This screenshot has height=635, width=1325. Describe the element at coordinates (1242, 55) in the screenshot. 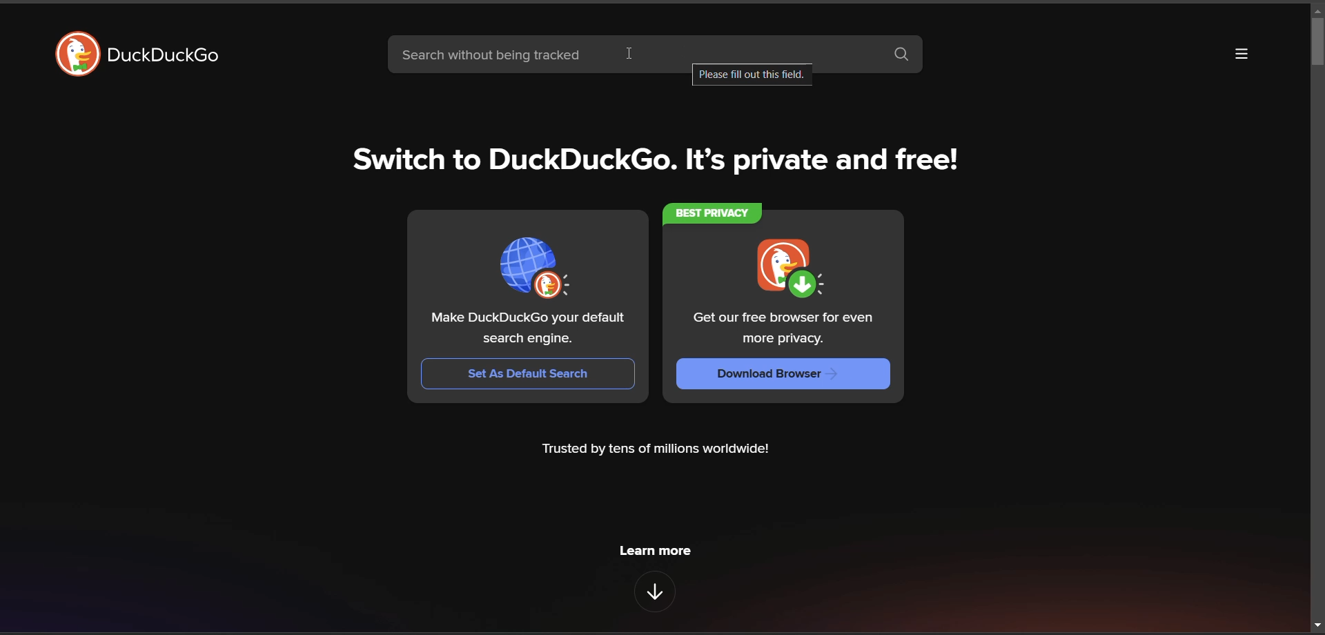

I see `more options` at that location.